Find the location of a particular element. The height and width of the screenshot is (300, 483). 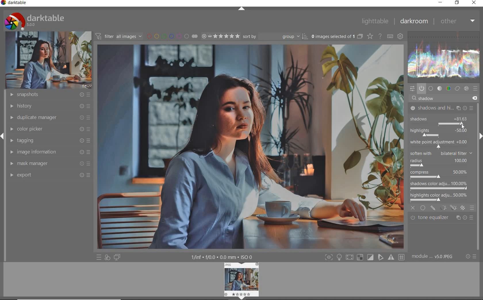

display information is located at coordinates (223, 257).